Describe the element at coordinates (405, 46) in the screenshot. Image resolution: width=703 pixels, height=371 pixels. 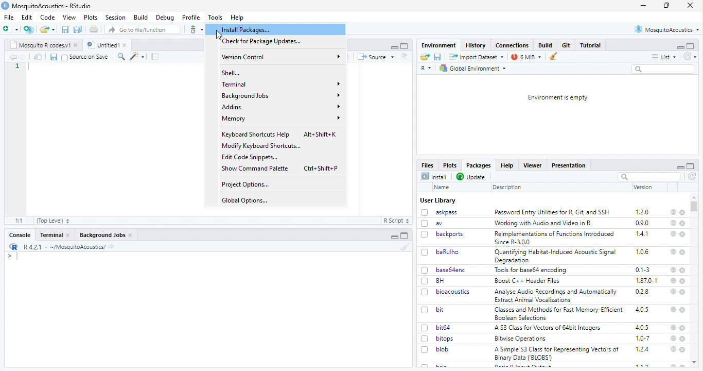
I see `maiximize` at that location.